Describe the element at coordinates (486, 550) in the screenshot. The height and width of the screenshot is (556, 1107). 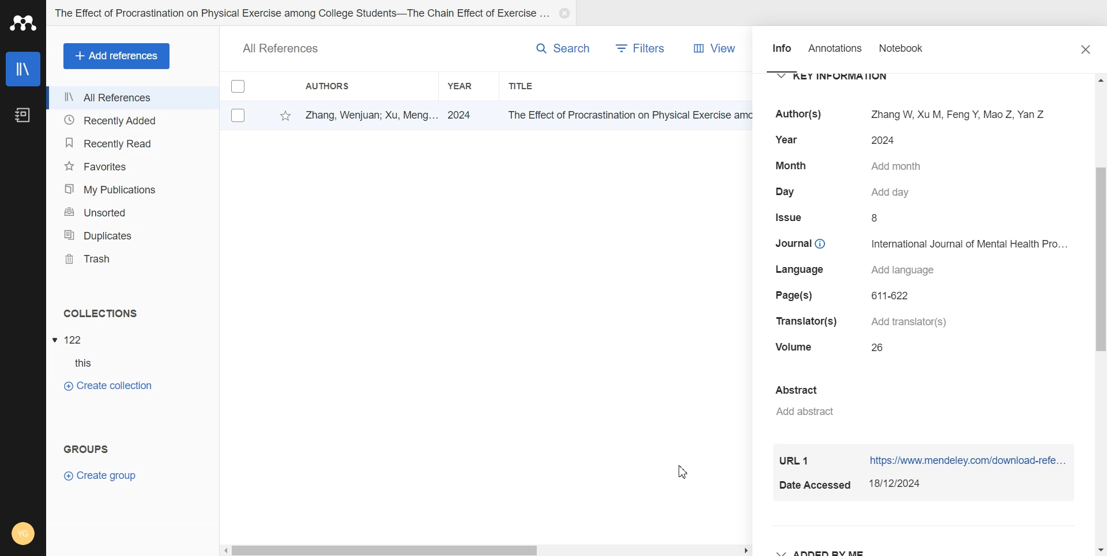
I see `Horizontal scroll bar` at that location.